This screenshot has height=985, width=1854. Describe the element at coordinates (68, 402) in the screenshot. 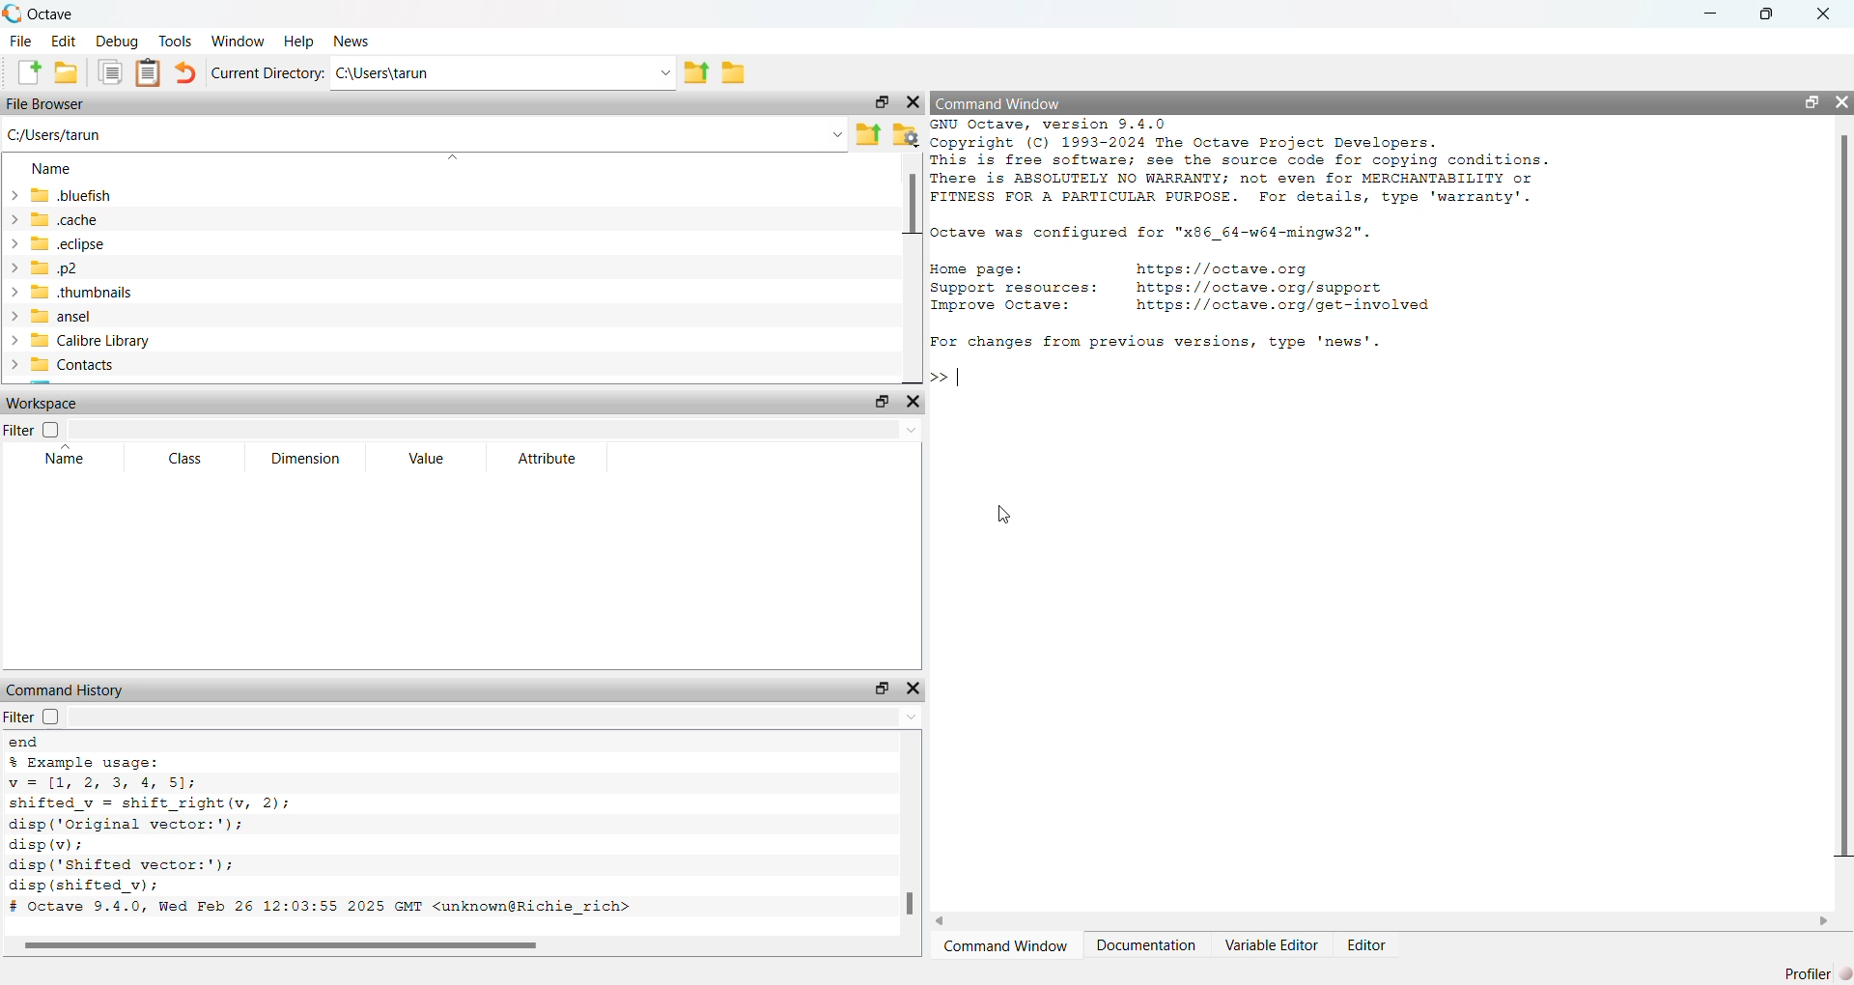

I see `workspace` at that location.